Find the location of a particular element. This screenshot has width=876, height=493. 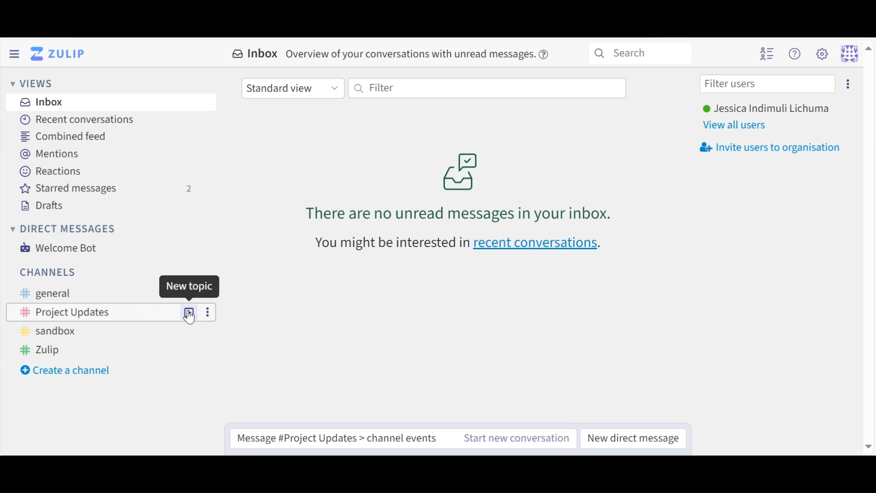

New Topic is located at coordinates (190, 312).